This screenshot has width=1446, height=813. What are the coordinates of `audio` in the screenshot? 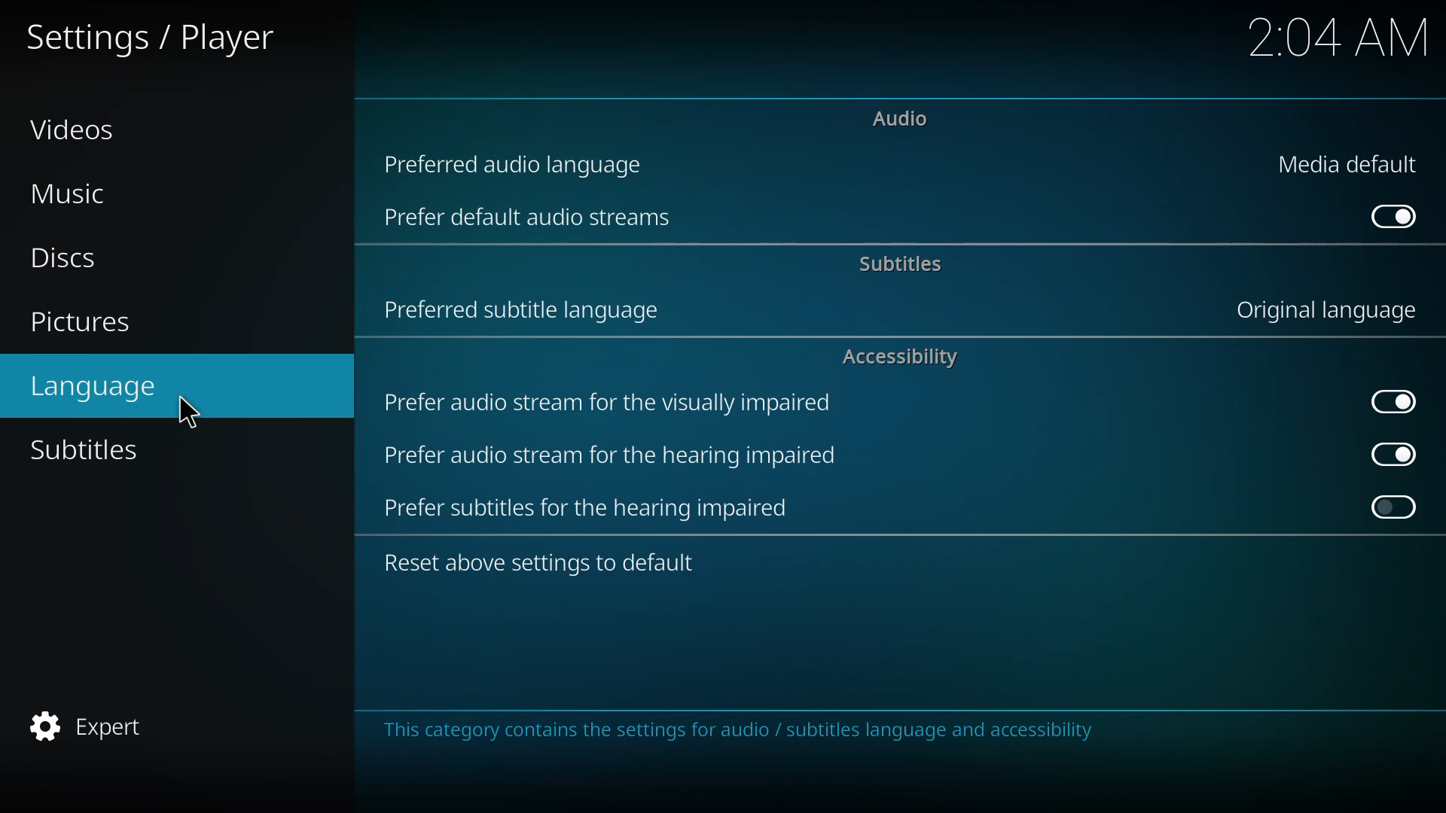 It's located at (901, 120).